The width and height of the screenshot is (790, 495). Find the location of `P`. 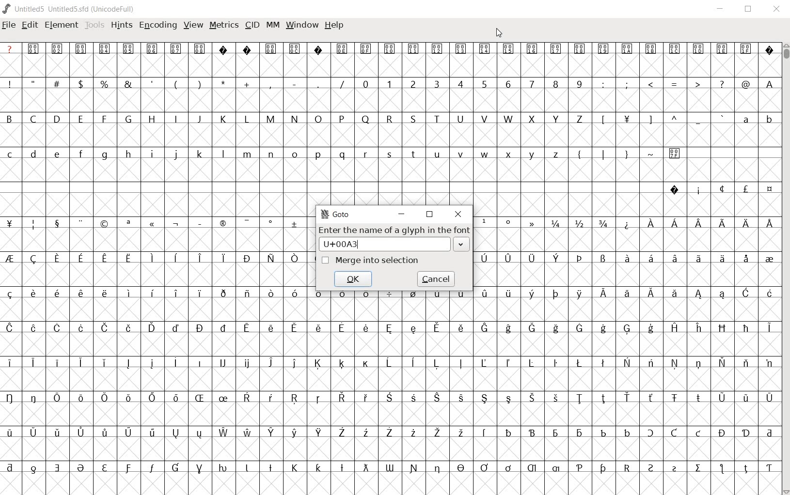

P is located at coordinates (341, 120).